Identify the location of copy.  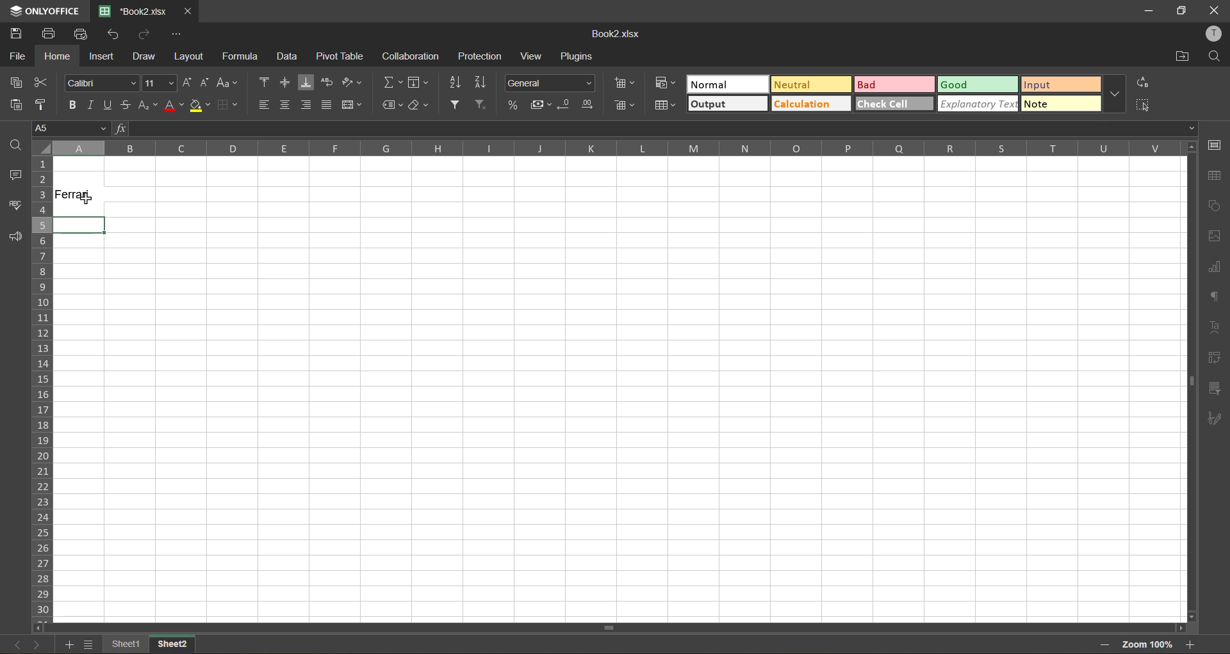
(17, 83).